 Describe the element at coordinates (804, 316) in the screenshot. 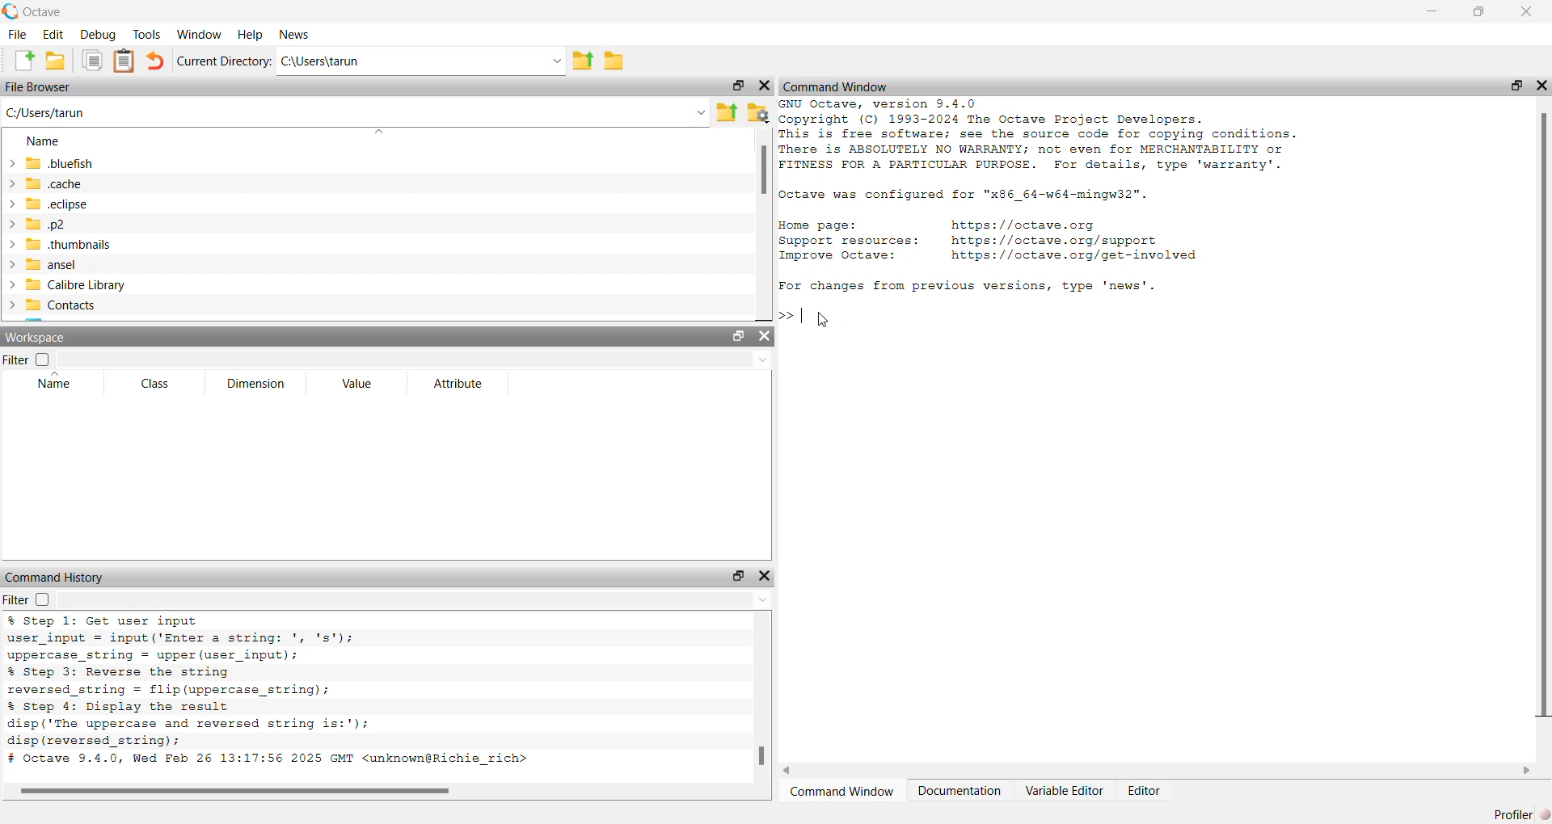

I see `typing cursor` at that location.